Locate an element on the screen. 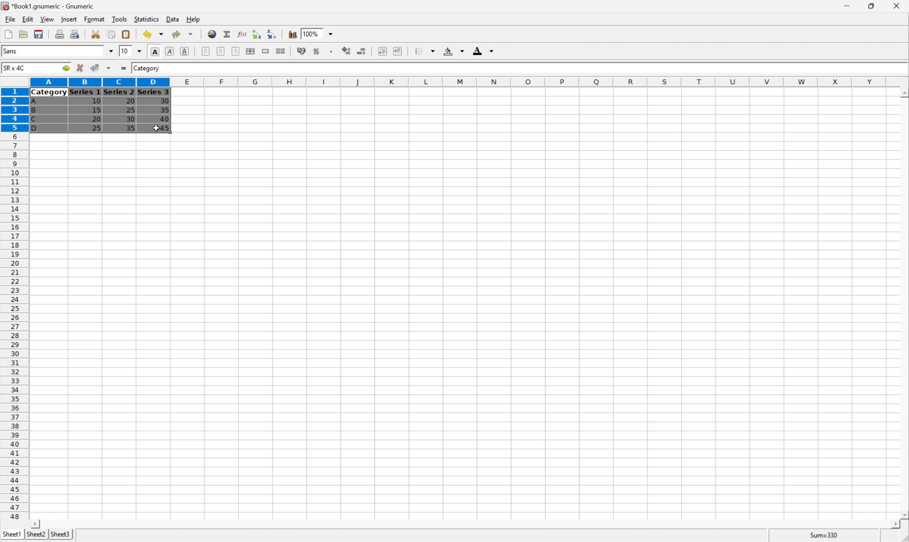 This screenshot has height=542, width=909. 35 is located at coordinates (130, 128).